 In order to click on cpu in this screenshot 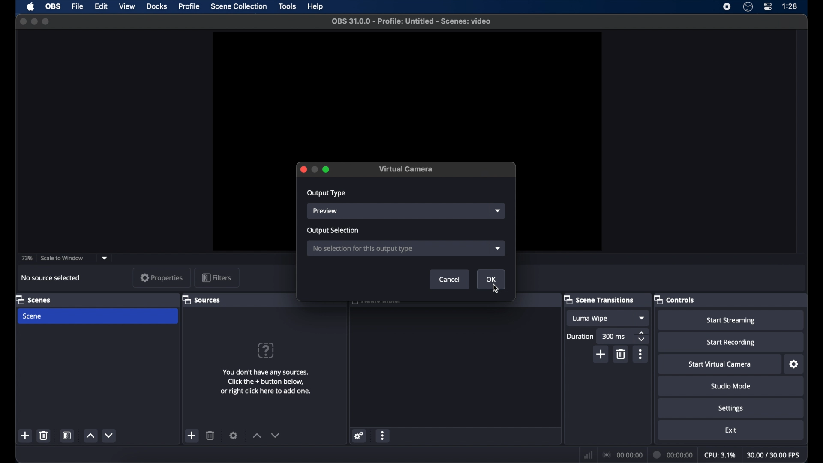, I will do `click(719, 455)`.